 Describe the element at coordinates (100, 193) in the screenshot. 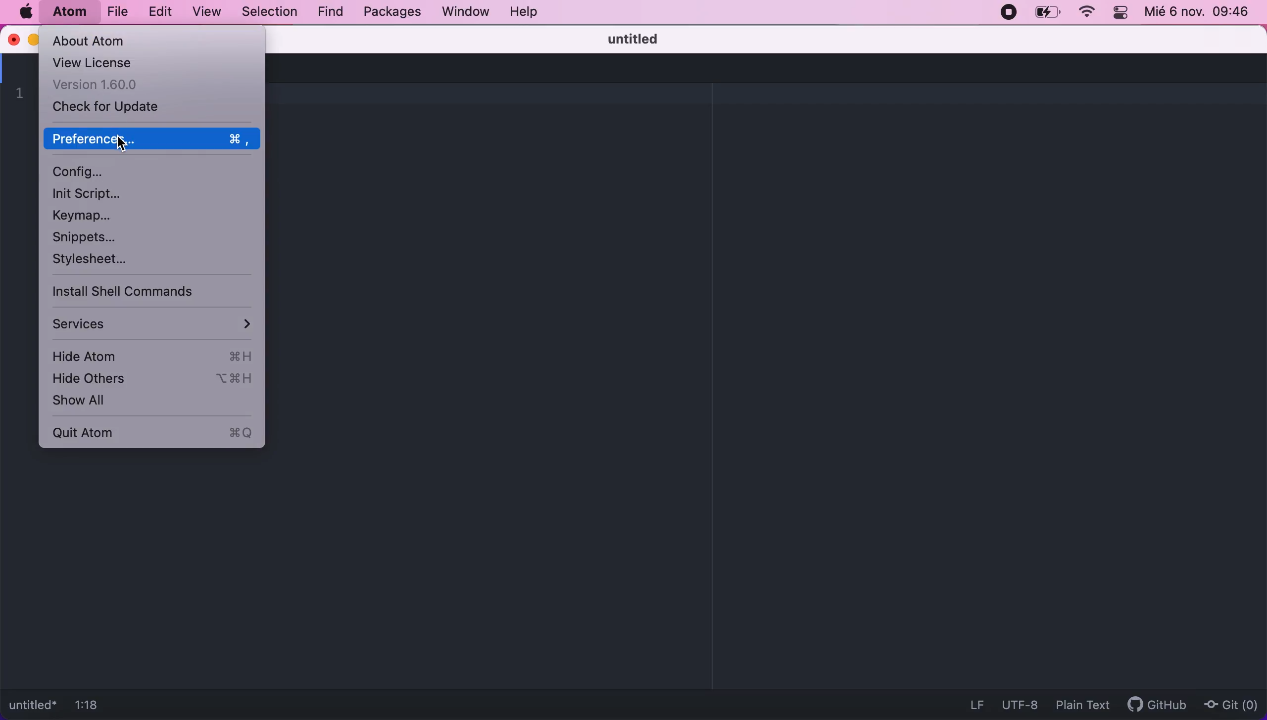

I see `init script` at that location.